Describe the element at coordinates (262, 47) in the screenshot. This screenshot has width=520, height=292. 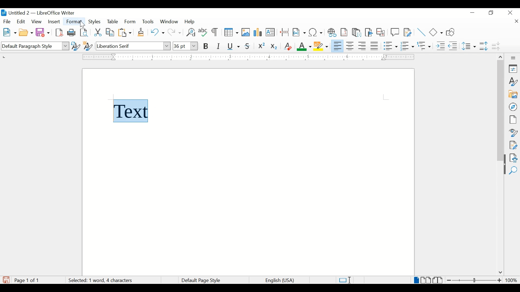
I see `superscript` at that location.